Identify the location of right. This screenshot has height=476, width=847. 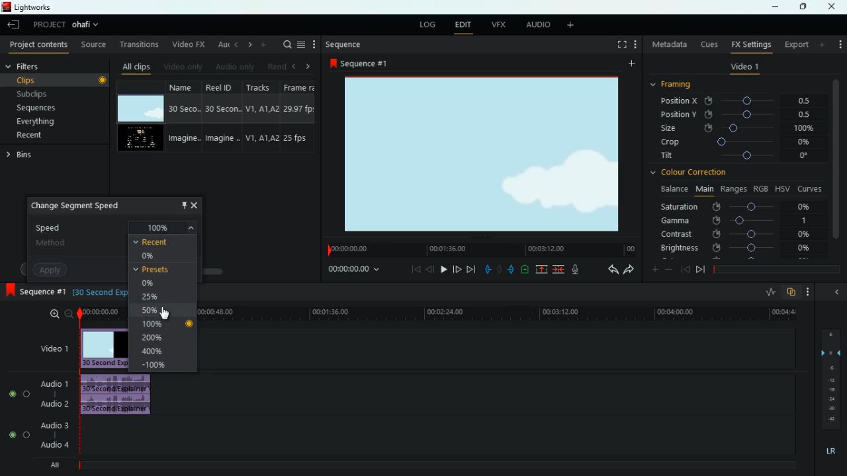
(247, 44).